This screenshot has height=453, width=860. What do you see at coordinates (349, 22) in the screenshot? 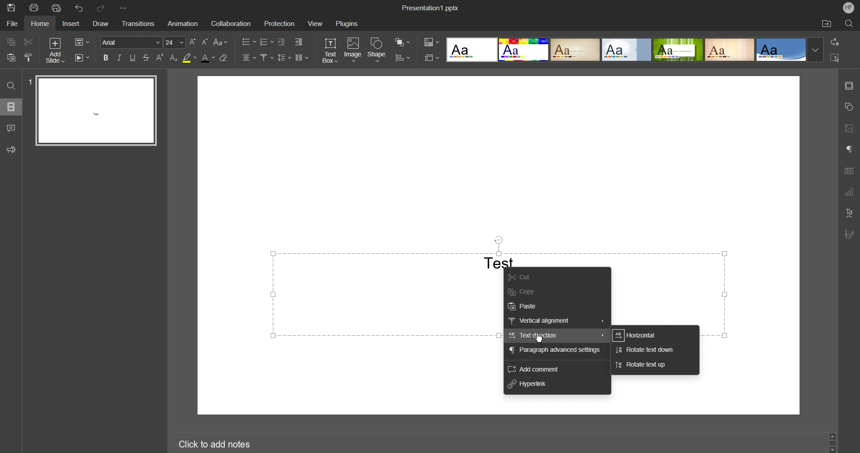
I see `Plugins` at bounding box center [349, 22].